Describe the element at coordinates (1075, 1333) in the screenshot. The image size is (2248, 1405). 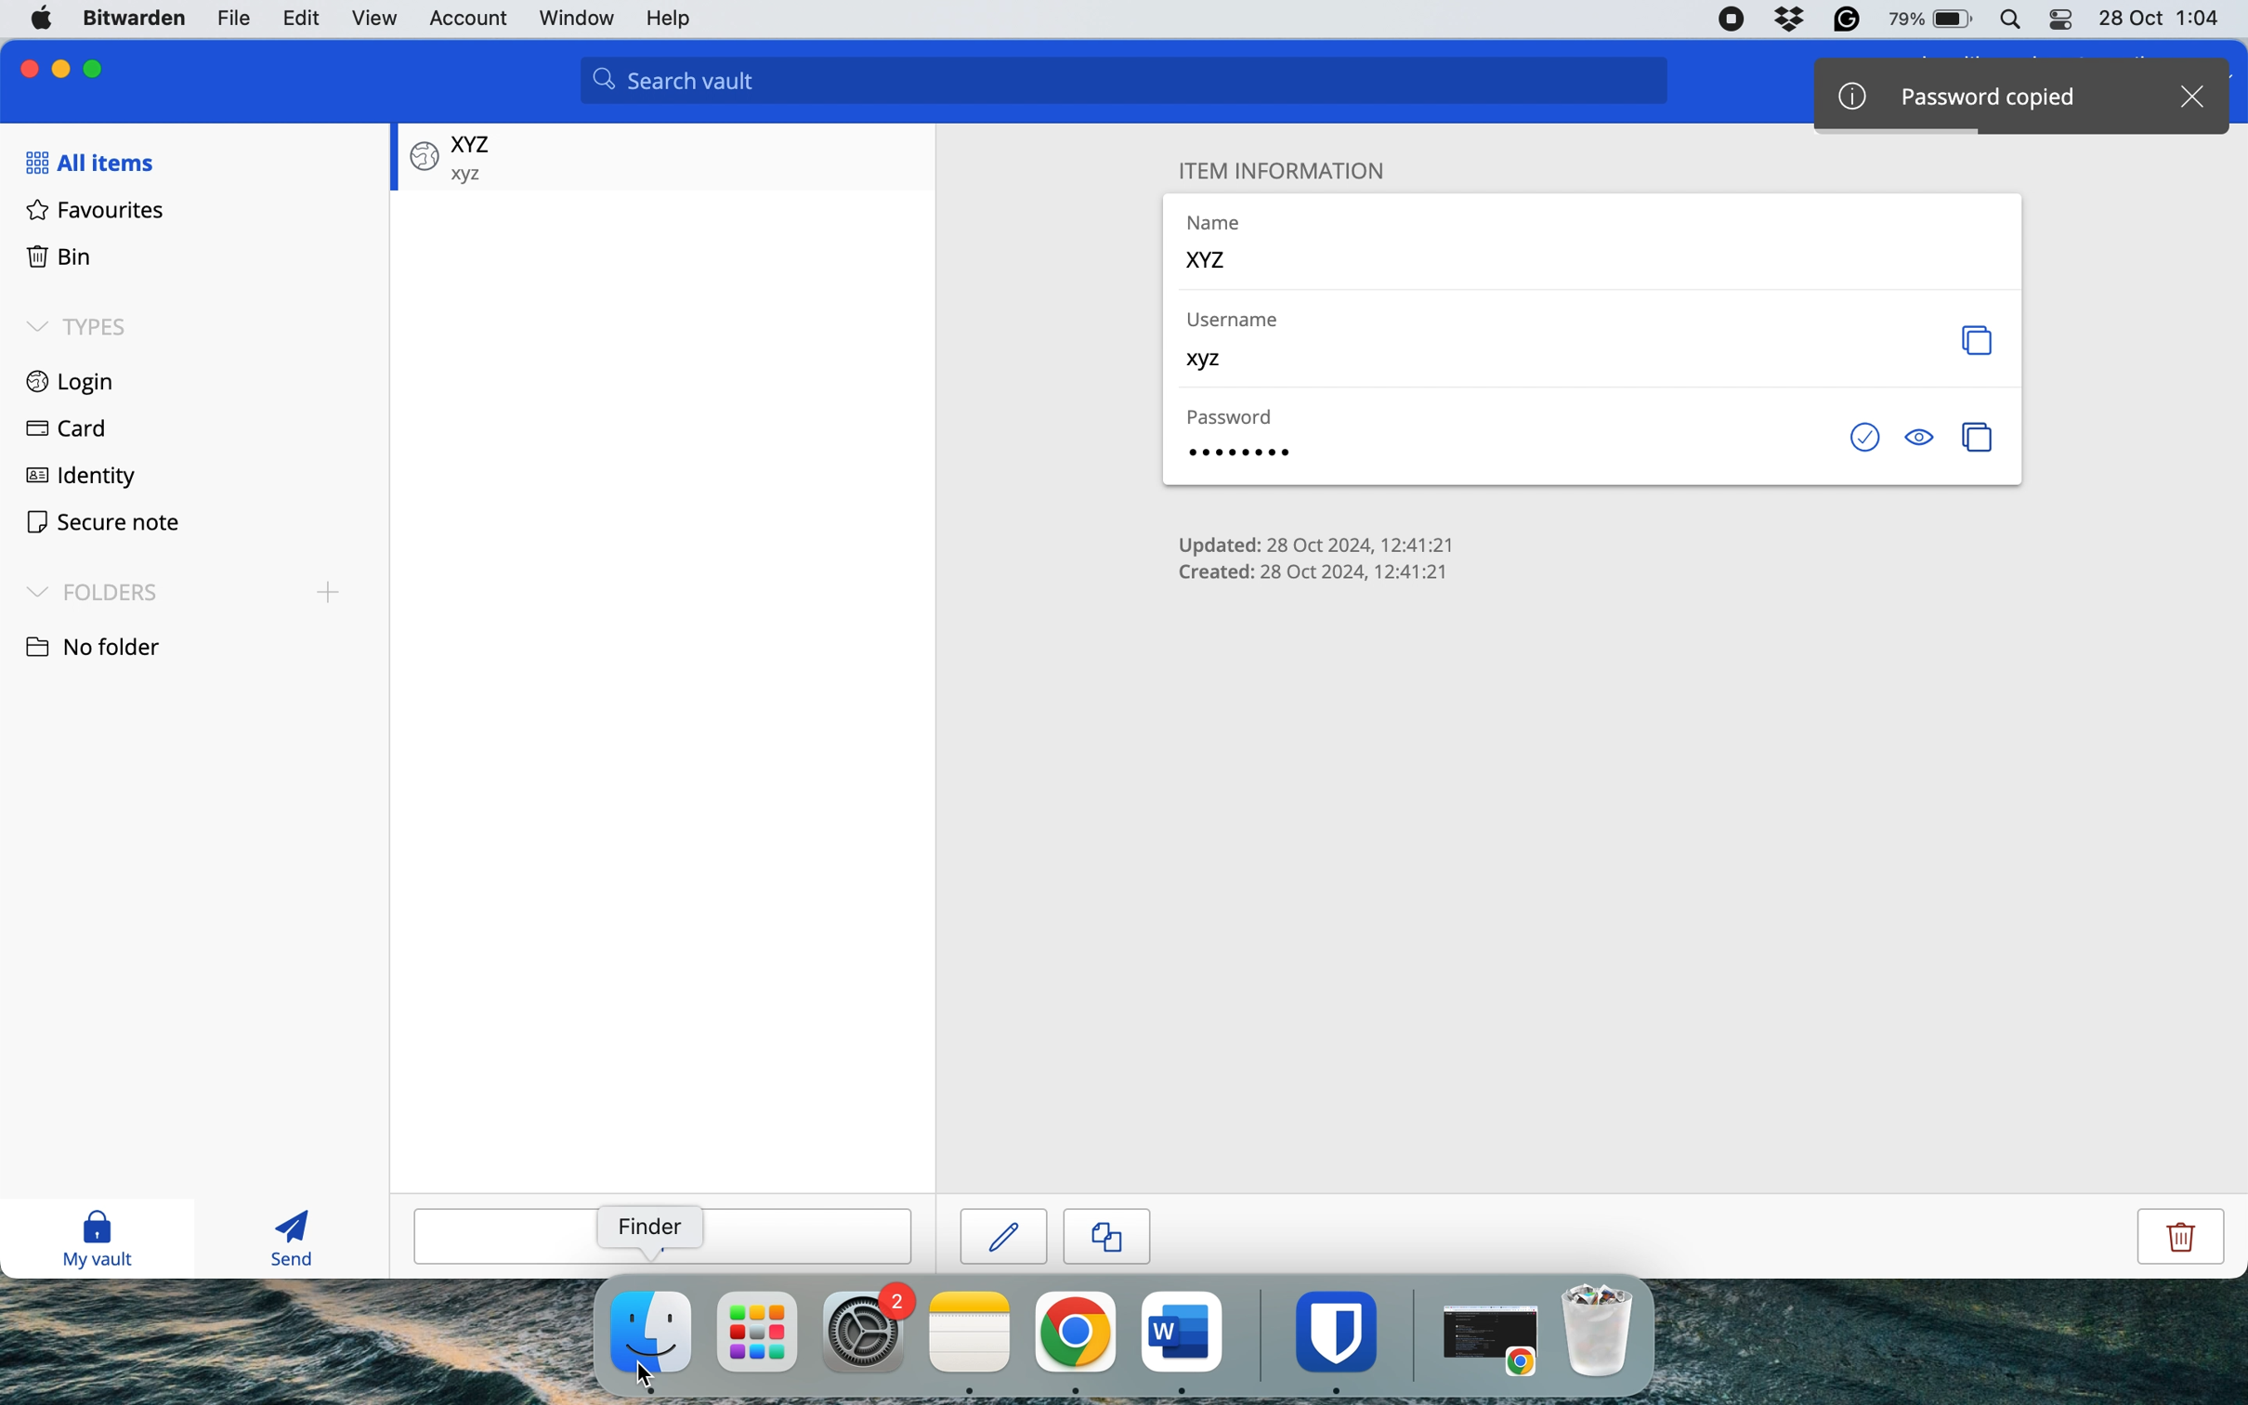
I see `chrome` at that location.